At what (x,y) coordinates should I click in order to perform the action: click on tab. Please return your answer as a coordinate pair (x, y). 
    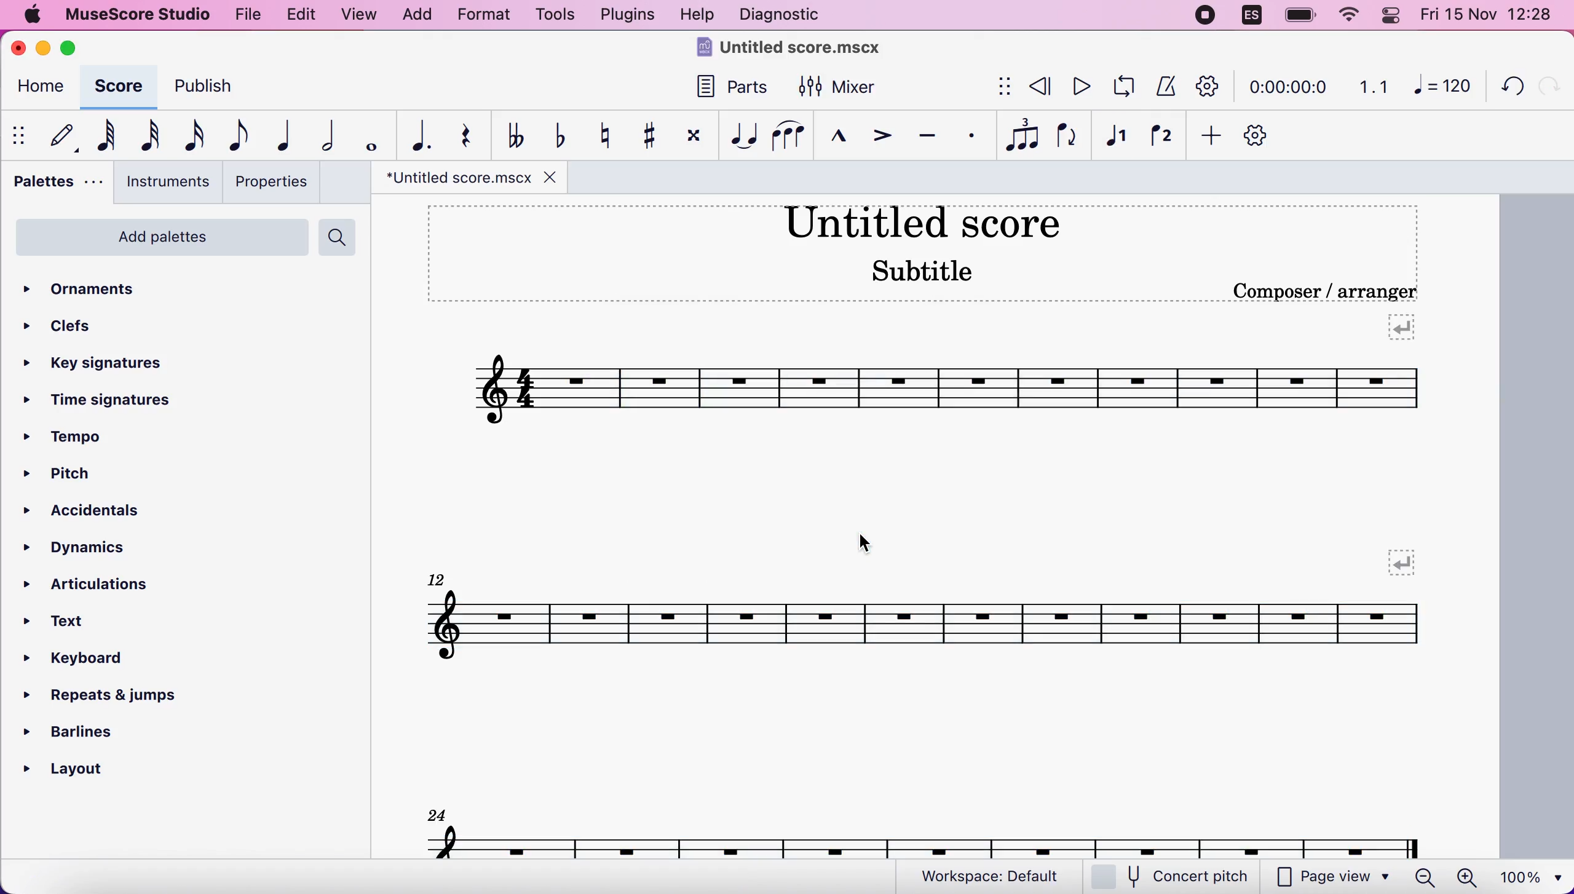
    Looking at the image, I should click on (454, 178).